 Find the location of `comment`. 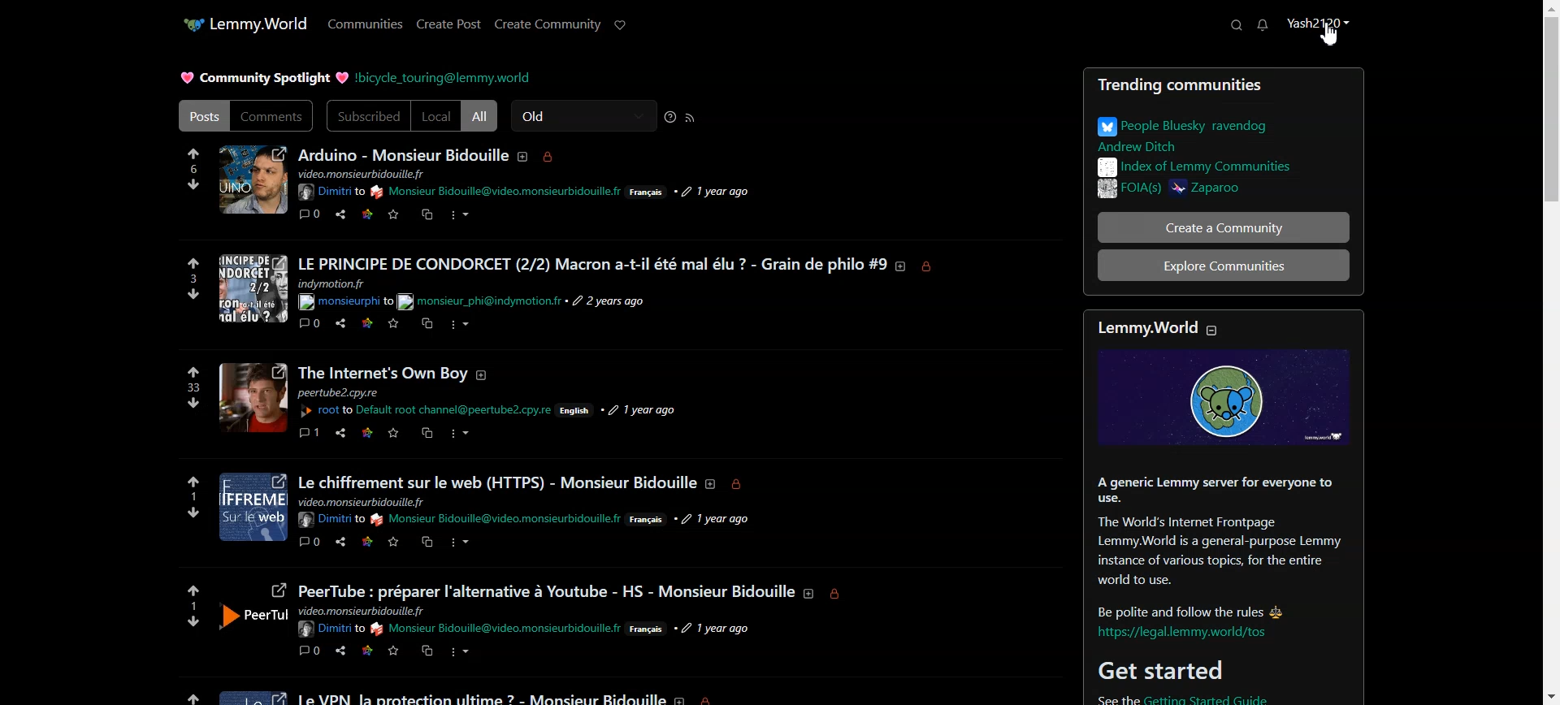

comment is located at coordinates (310, 651).